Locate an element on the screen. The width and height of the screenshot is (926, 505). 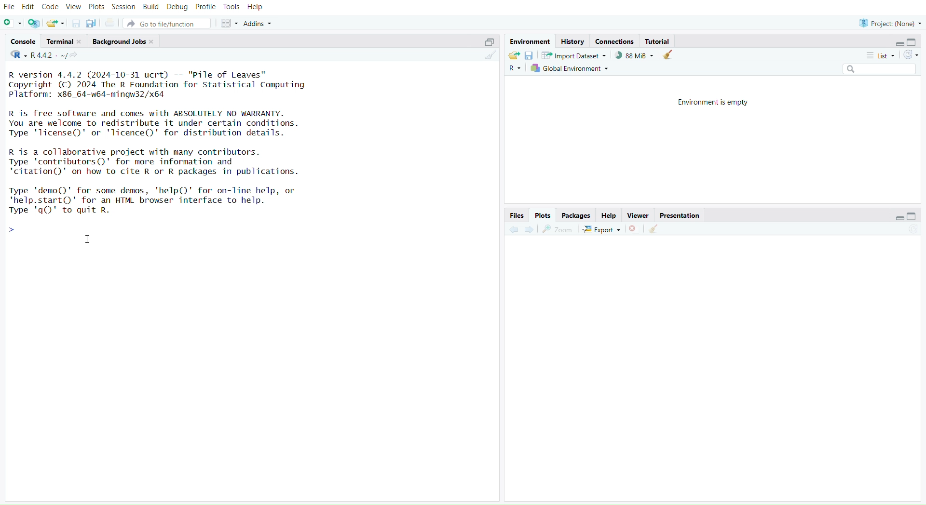
code is located at coordinates (51, 7).